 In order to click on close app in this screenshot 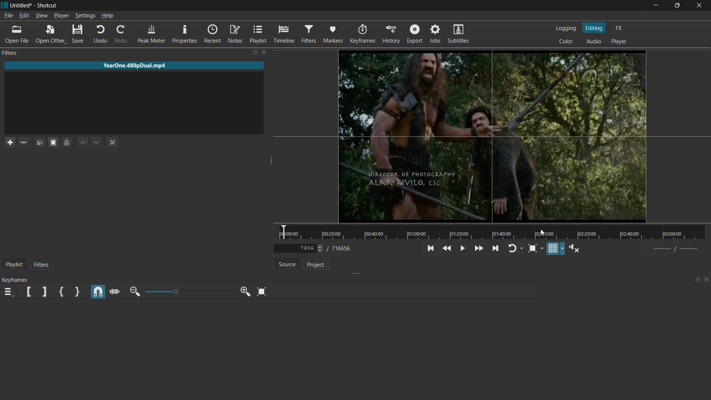, I will do `click(702, 5)`.